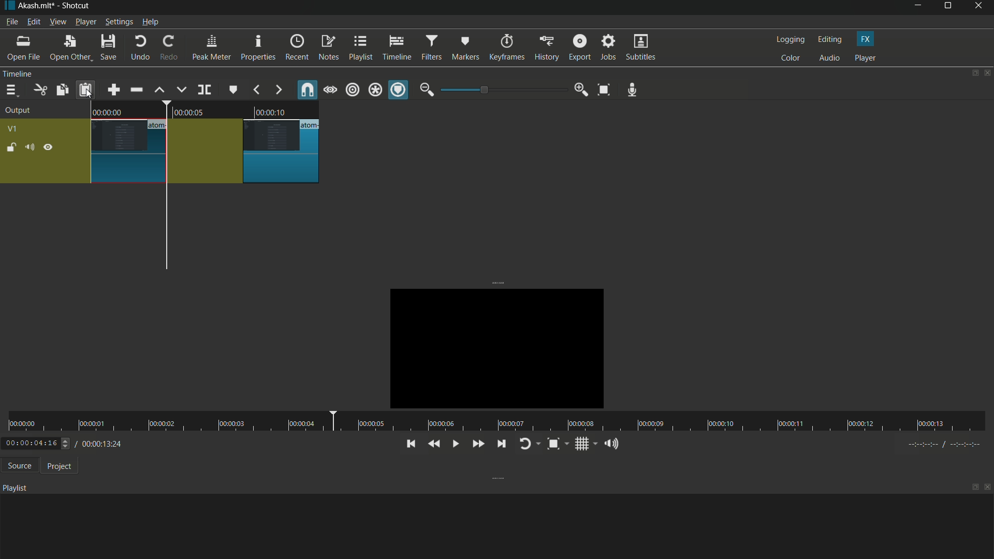 The image size is (994, 559). I want to click on timeline menu, so click(11, 90).